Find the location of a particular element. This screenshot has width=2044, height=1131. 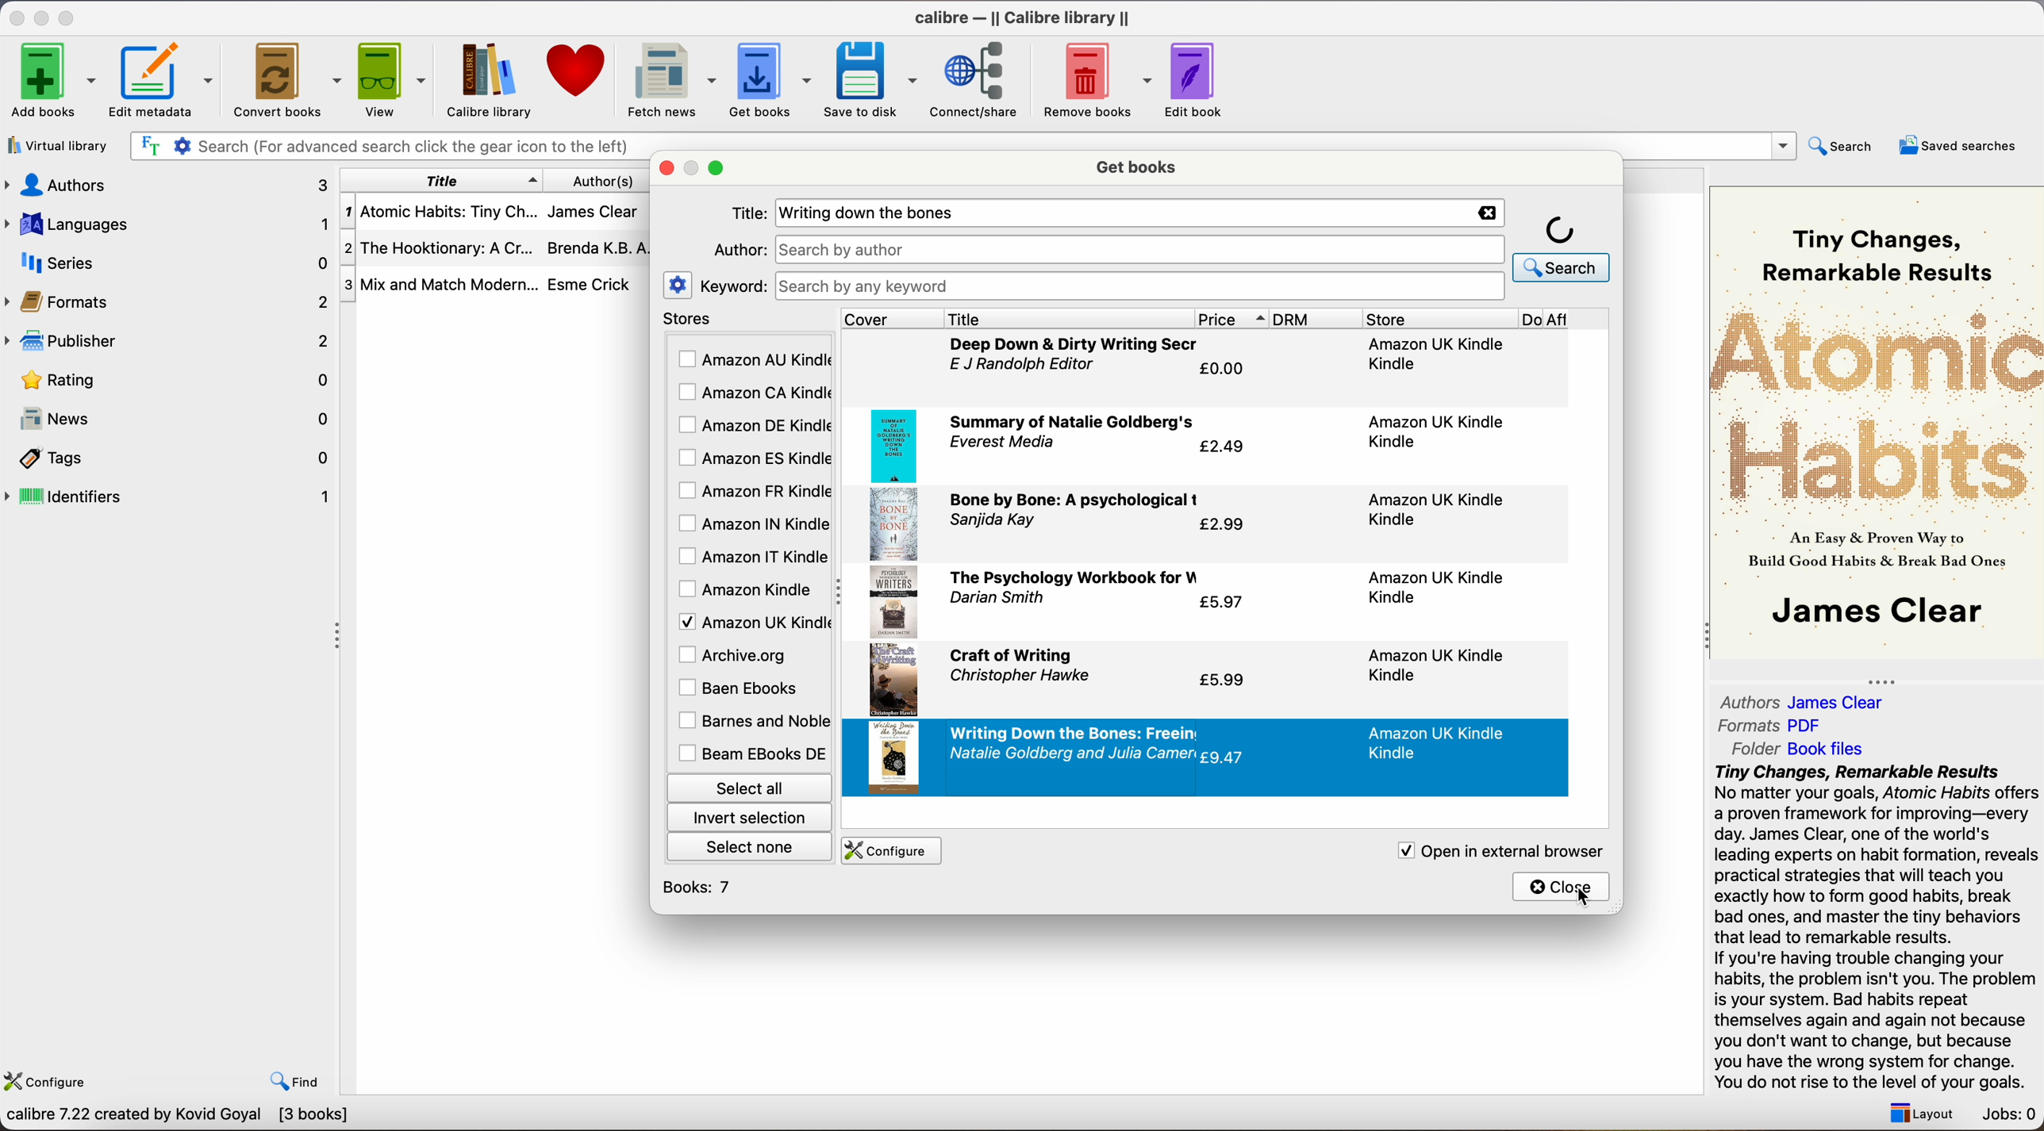

tags is located at coordinates (171, 460).